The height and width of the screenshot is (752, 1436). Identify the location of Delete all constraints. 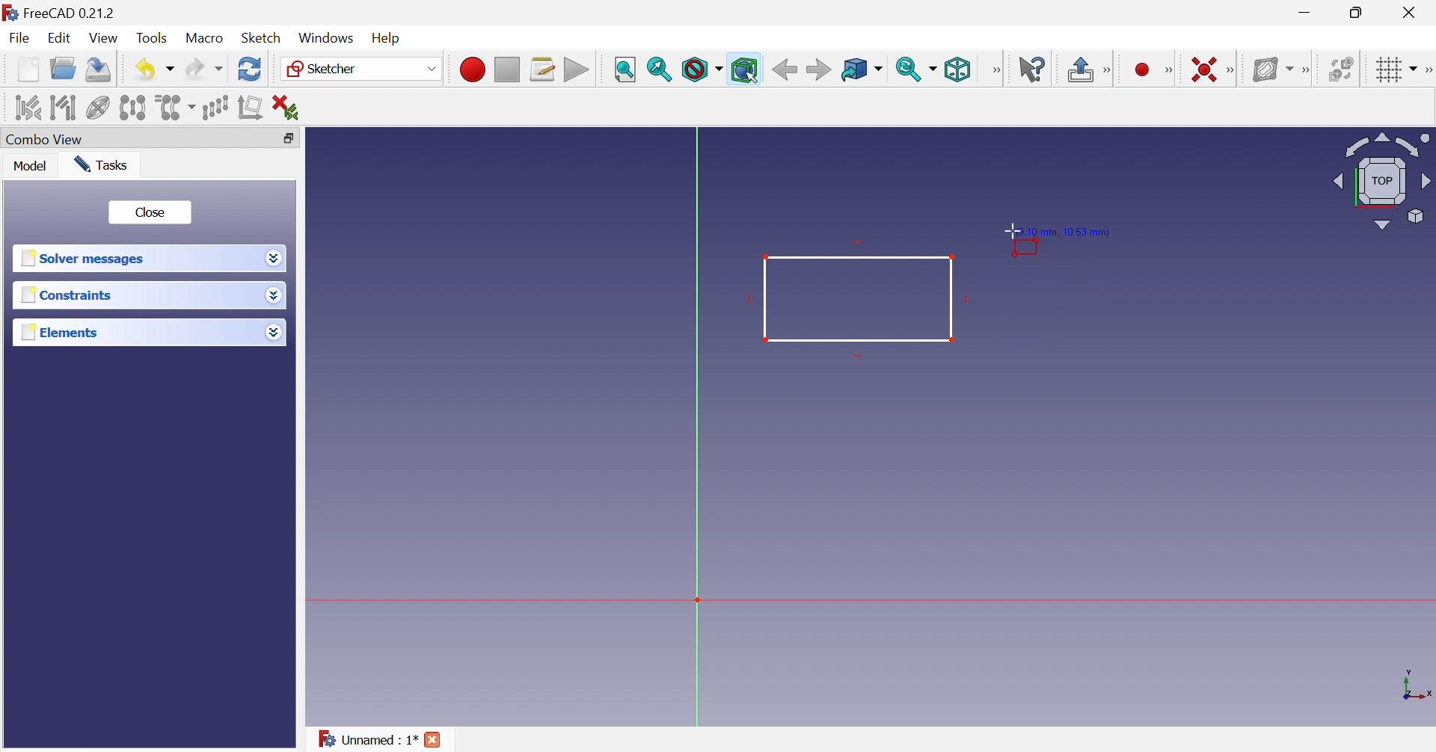
(286, 108).